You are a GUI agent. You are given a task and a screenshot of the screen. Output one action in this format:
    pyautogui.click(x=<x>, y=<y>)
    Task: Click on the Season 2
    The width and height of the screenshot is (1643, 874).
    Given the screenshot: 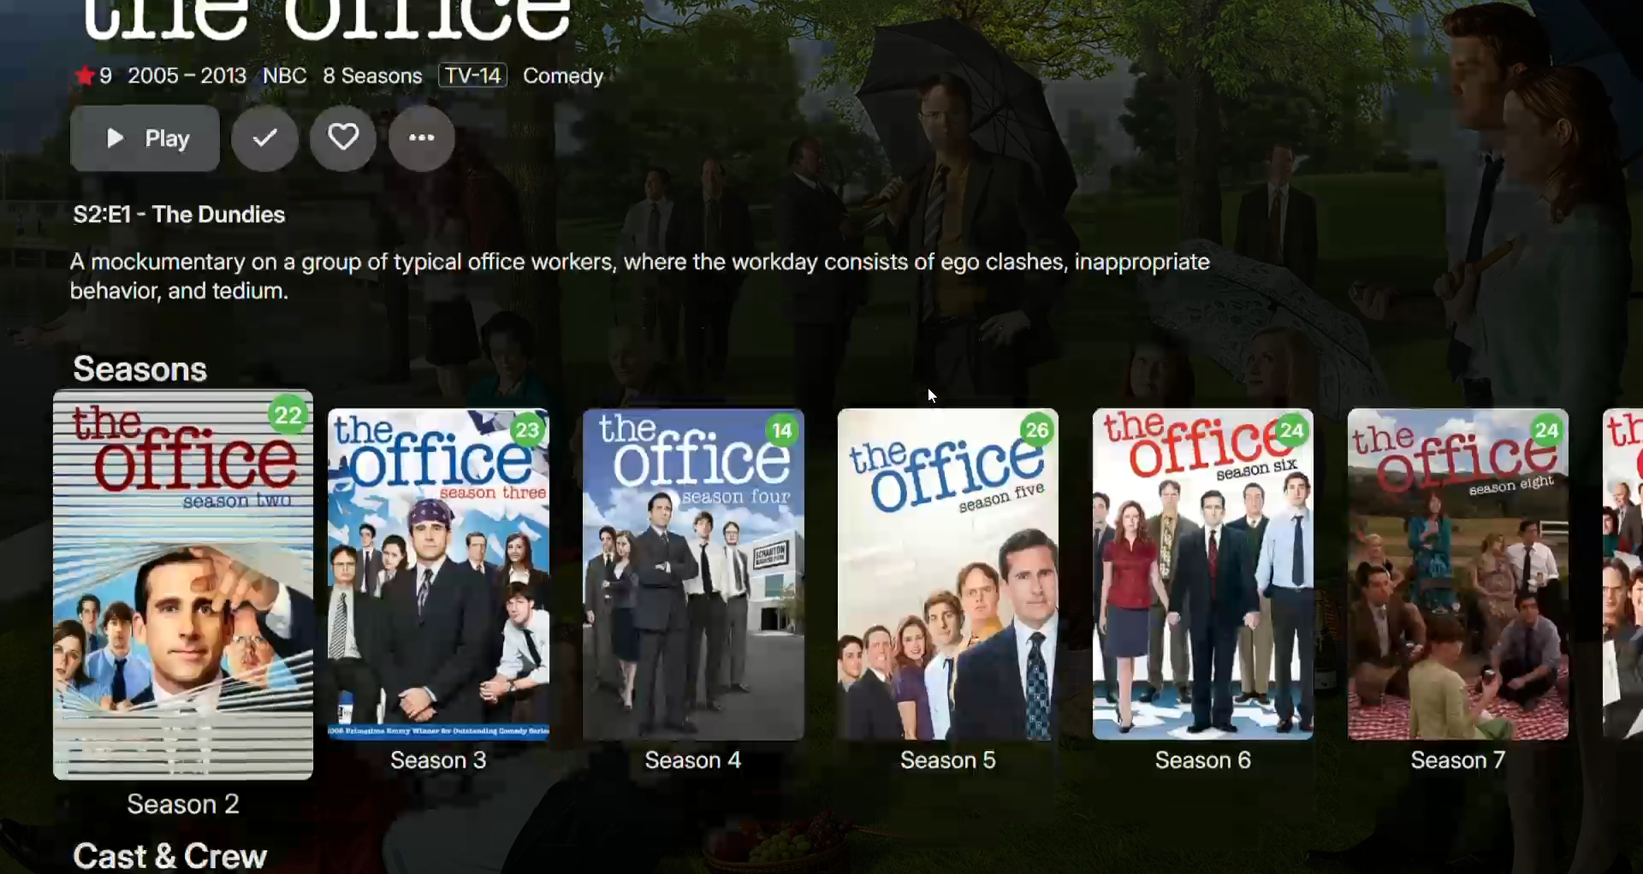 What is the action you would take?
    pyautogui.click(x=181, y=606)
    